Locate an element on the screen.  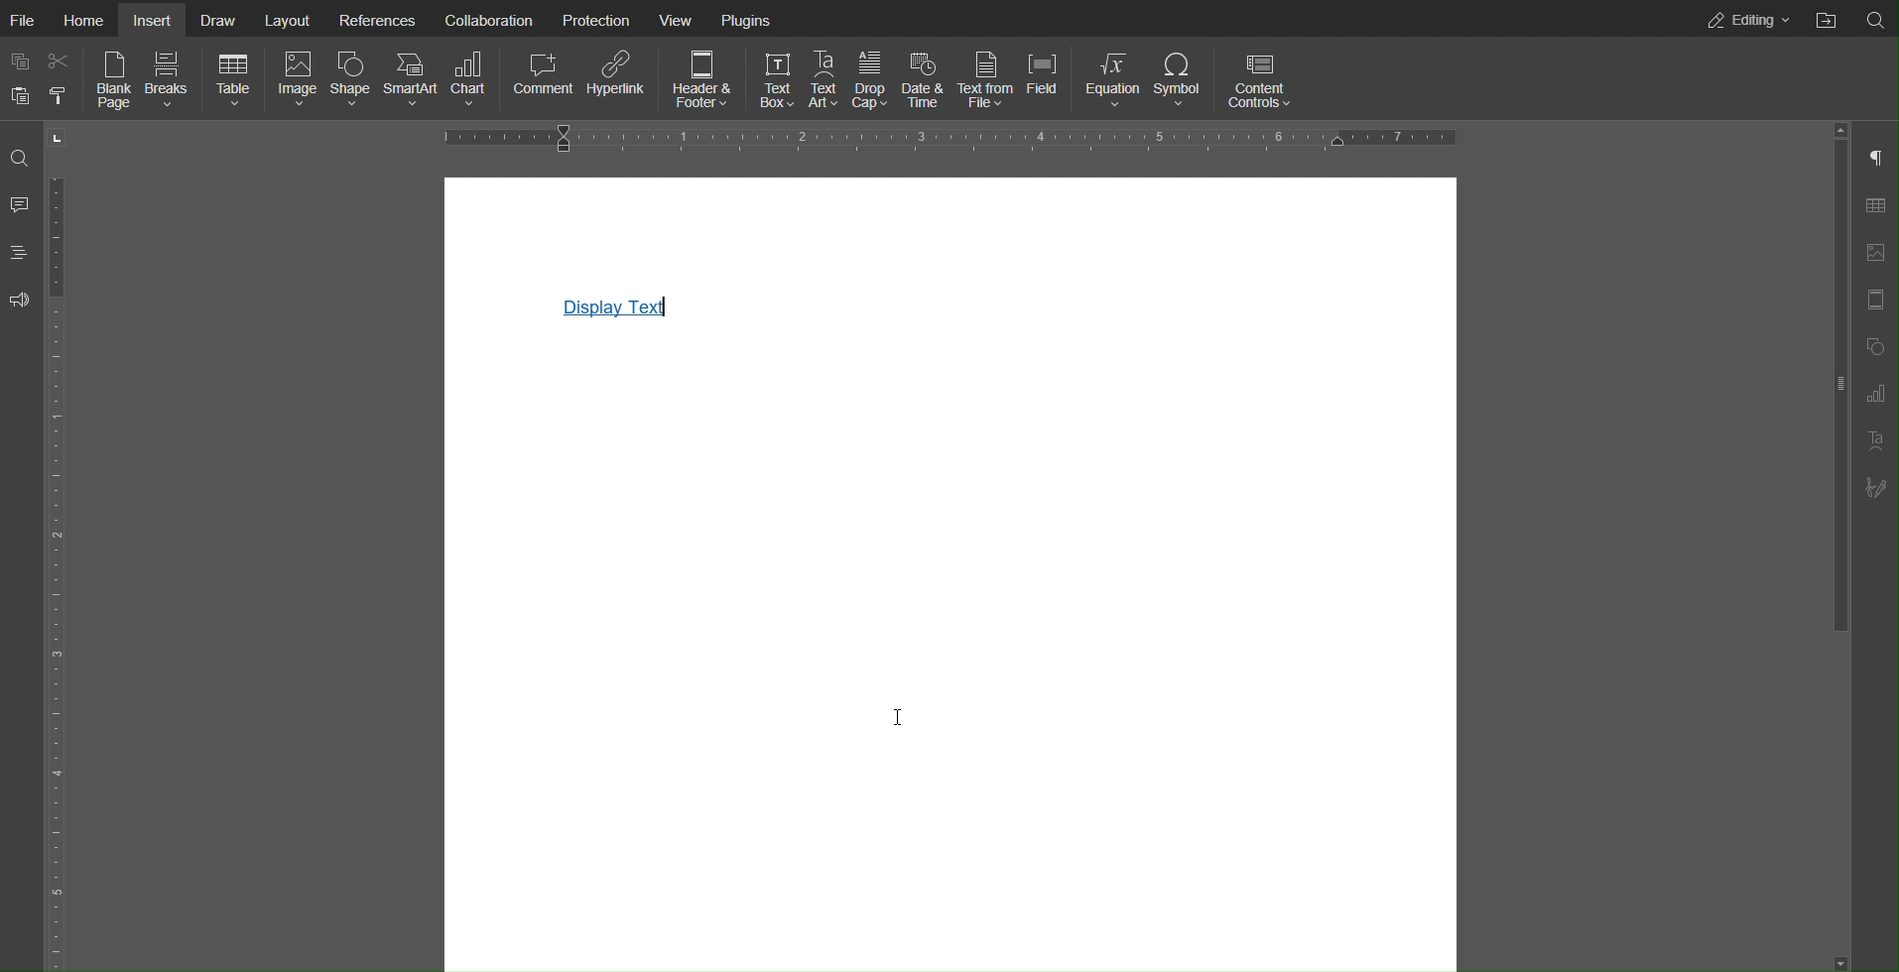
Plugins is located at coordinates (747, 19).